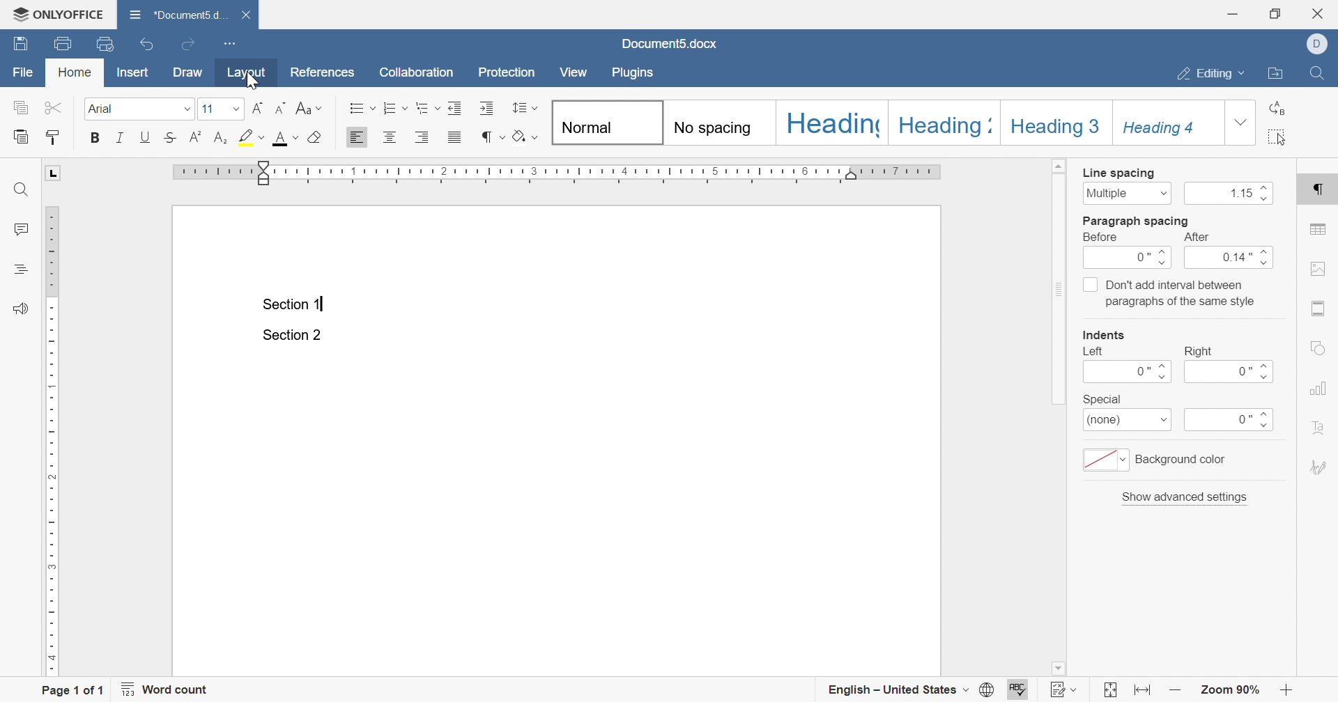 The width and height of the screenshot is (1338, 702). I want to click on Section 2, so click(291, 336).